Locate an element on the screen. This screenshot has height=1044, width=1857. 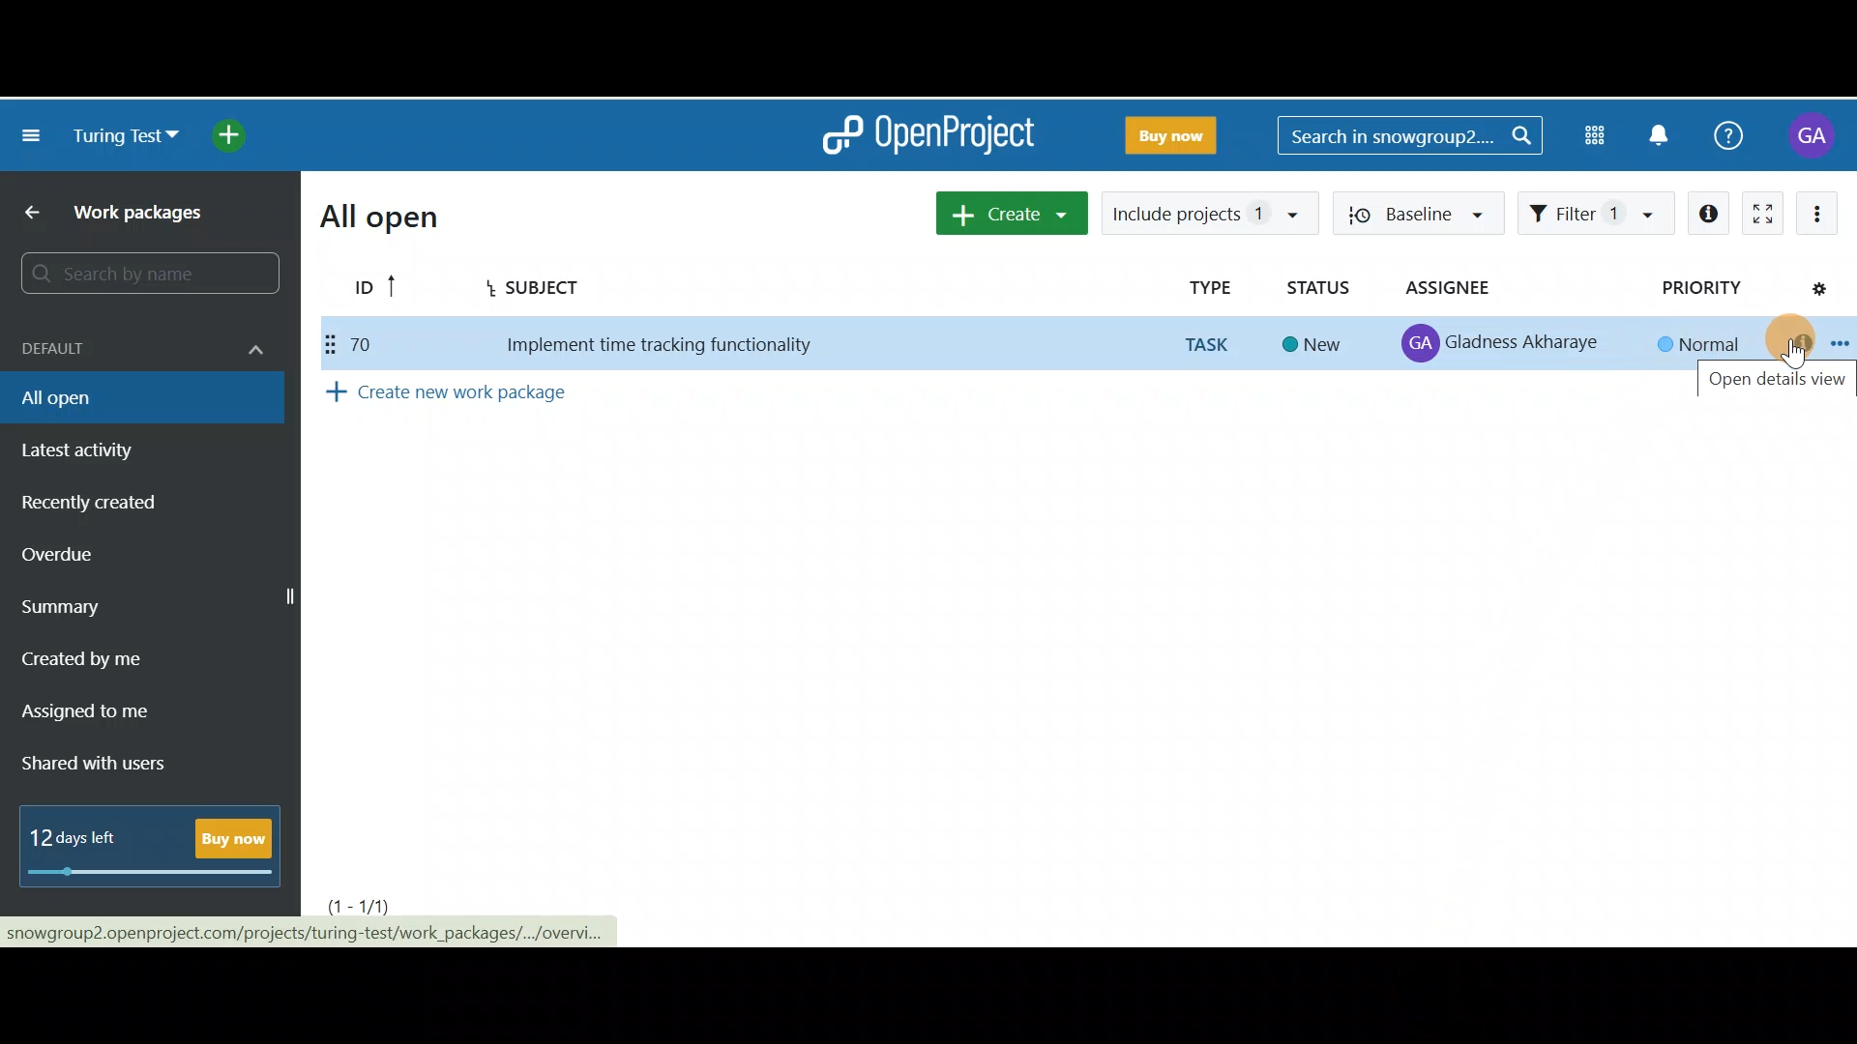
ID is located at coordinates (373, 287).